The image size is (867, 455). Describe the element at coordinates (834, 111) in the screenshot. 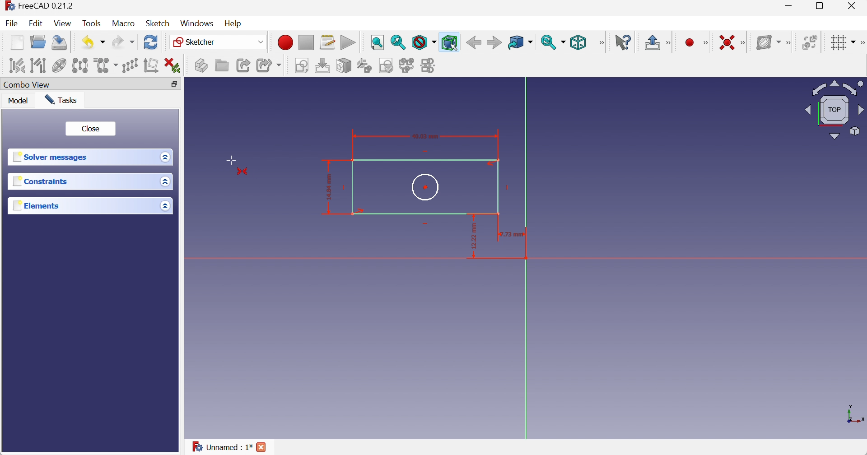

I see `Viewing angle` at that location.